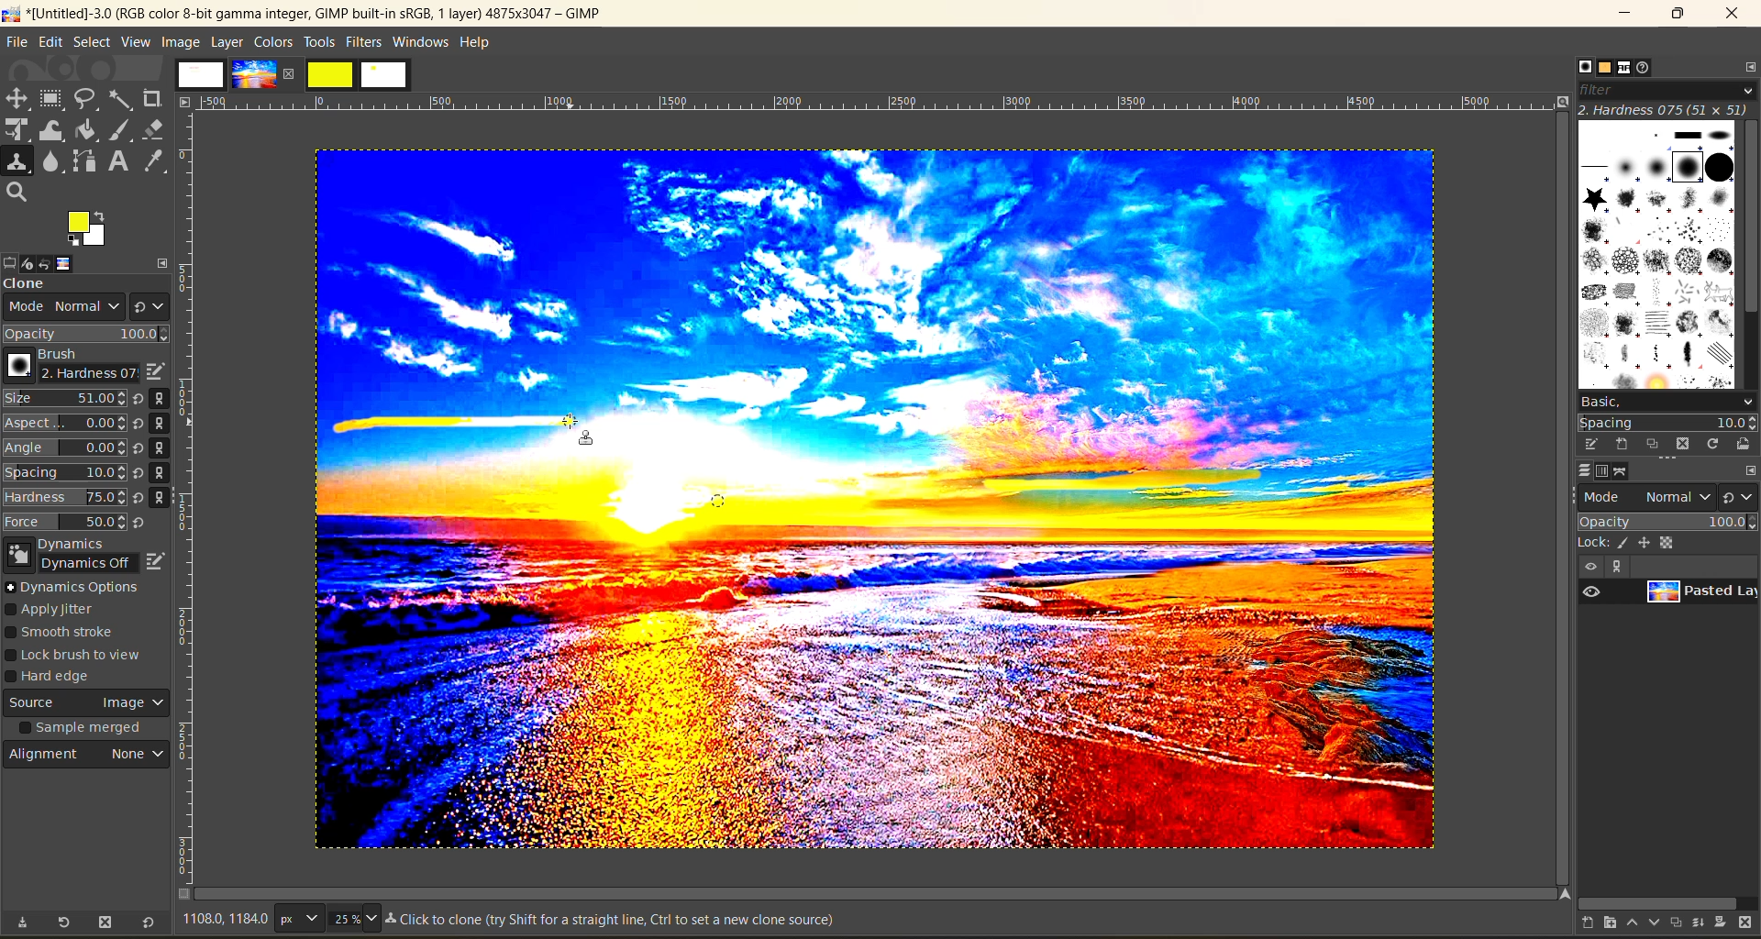 This screenshot has height=939, width=1761. I want to click on metadata, so click(615, 922).